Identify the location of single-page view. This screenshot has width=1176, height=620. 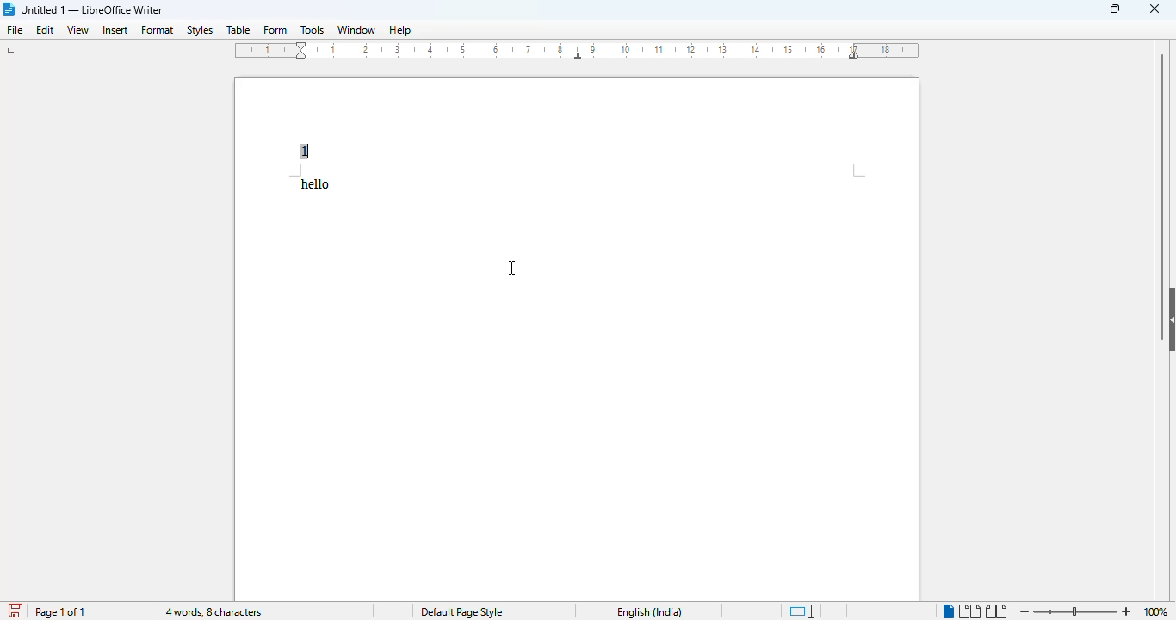
(948, 611).